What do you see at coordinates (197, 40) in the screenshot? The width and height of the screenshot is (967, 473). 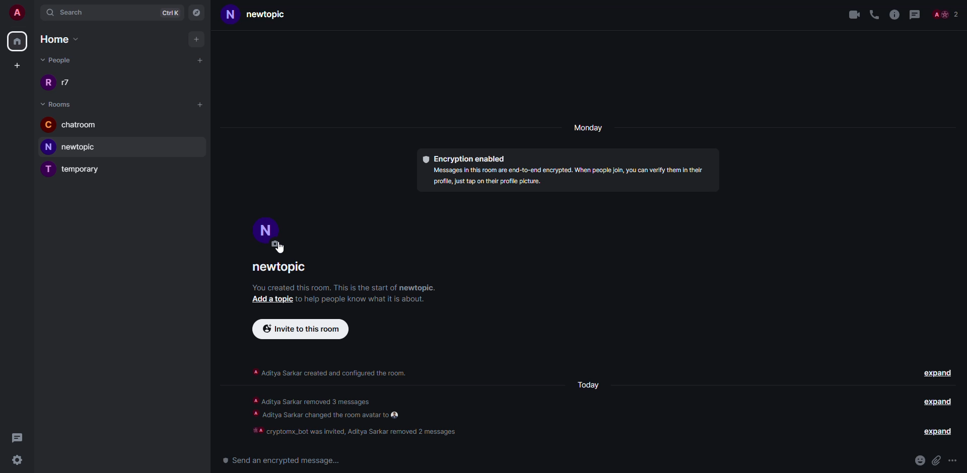 I see `add` at bounding box center [197, 40].